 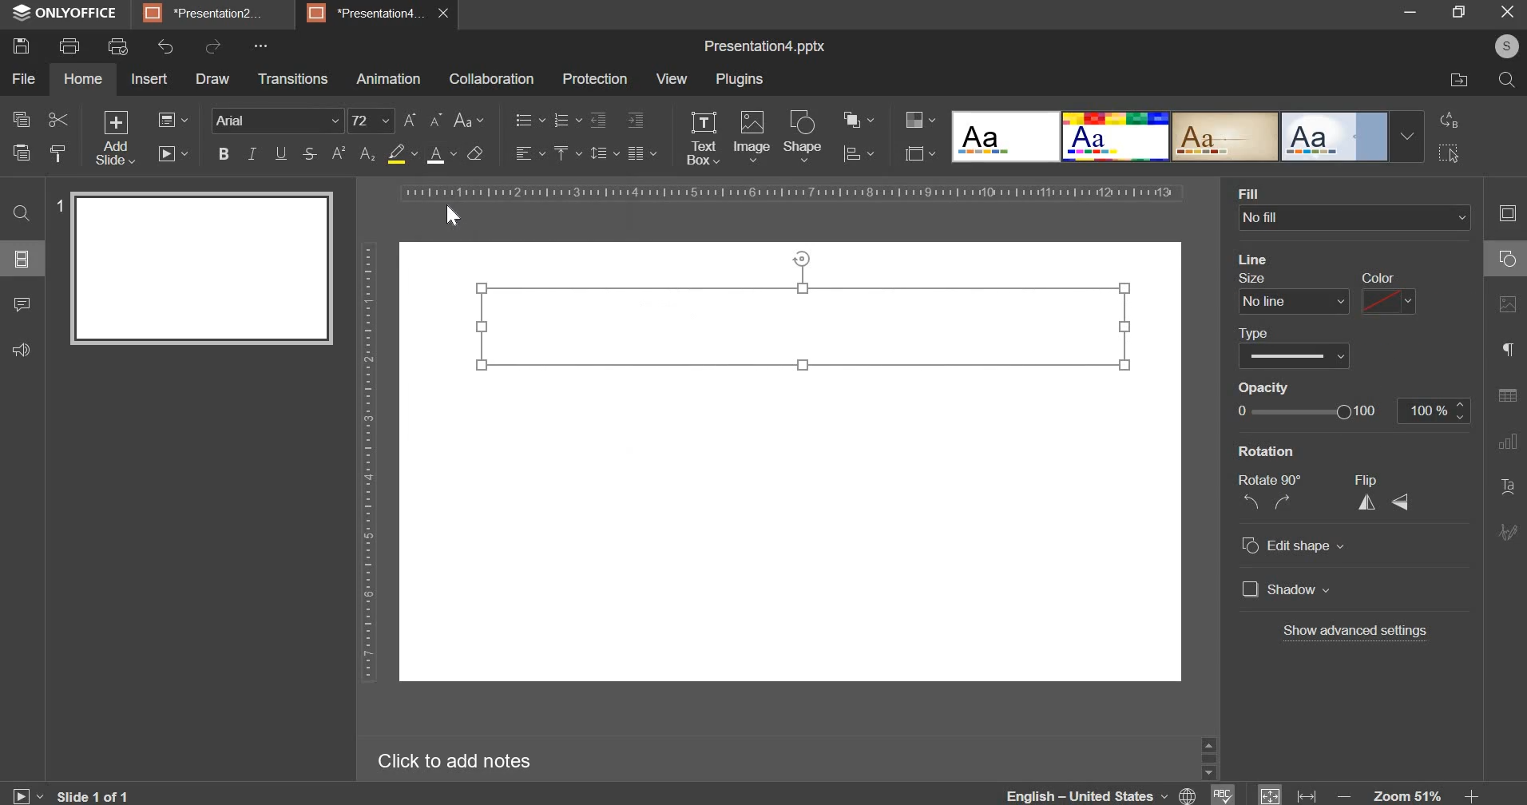 I want to click on paragraph settings, so click(x=641, y=153).